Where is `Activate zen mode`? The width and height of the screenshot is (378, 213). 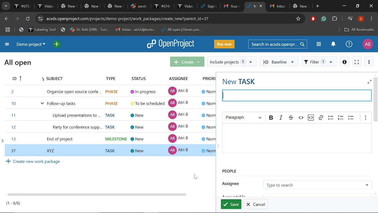 Activate zen mode is located at coordinates (357, 61).